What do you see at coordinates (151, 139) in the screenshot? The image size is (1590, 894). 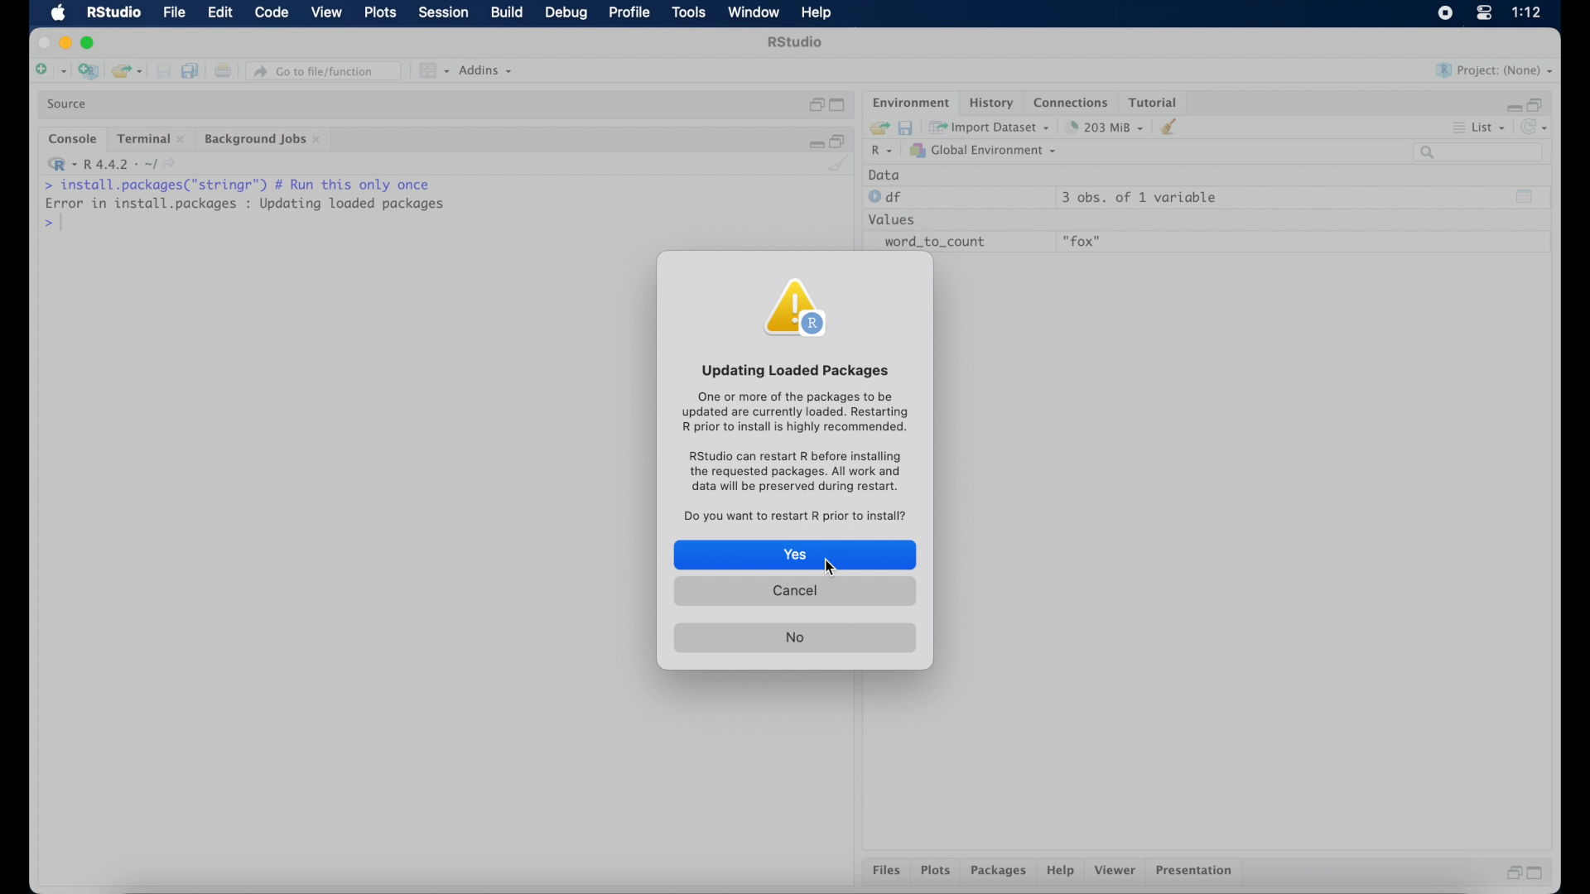 I see `terminal` at bounding box center [151, 139].